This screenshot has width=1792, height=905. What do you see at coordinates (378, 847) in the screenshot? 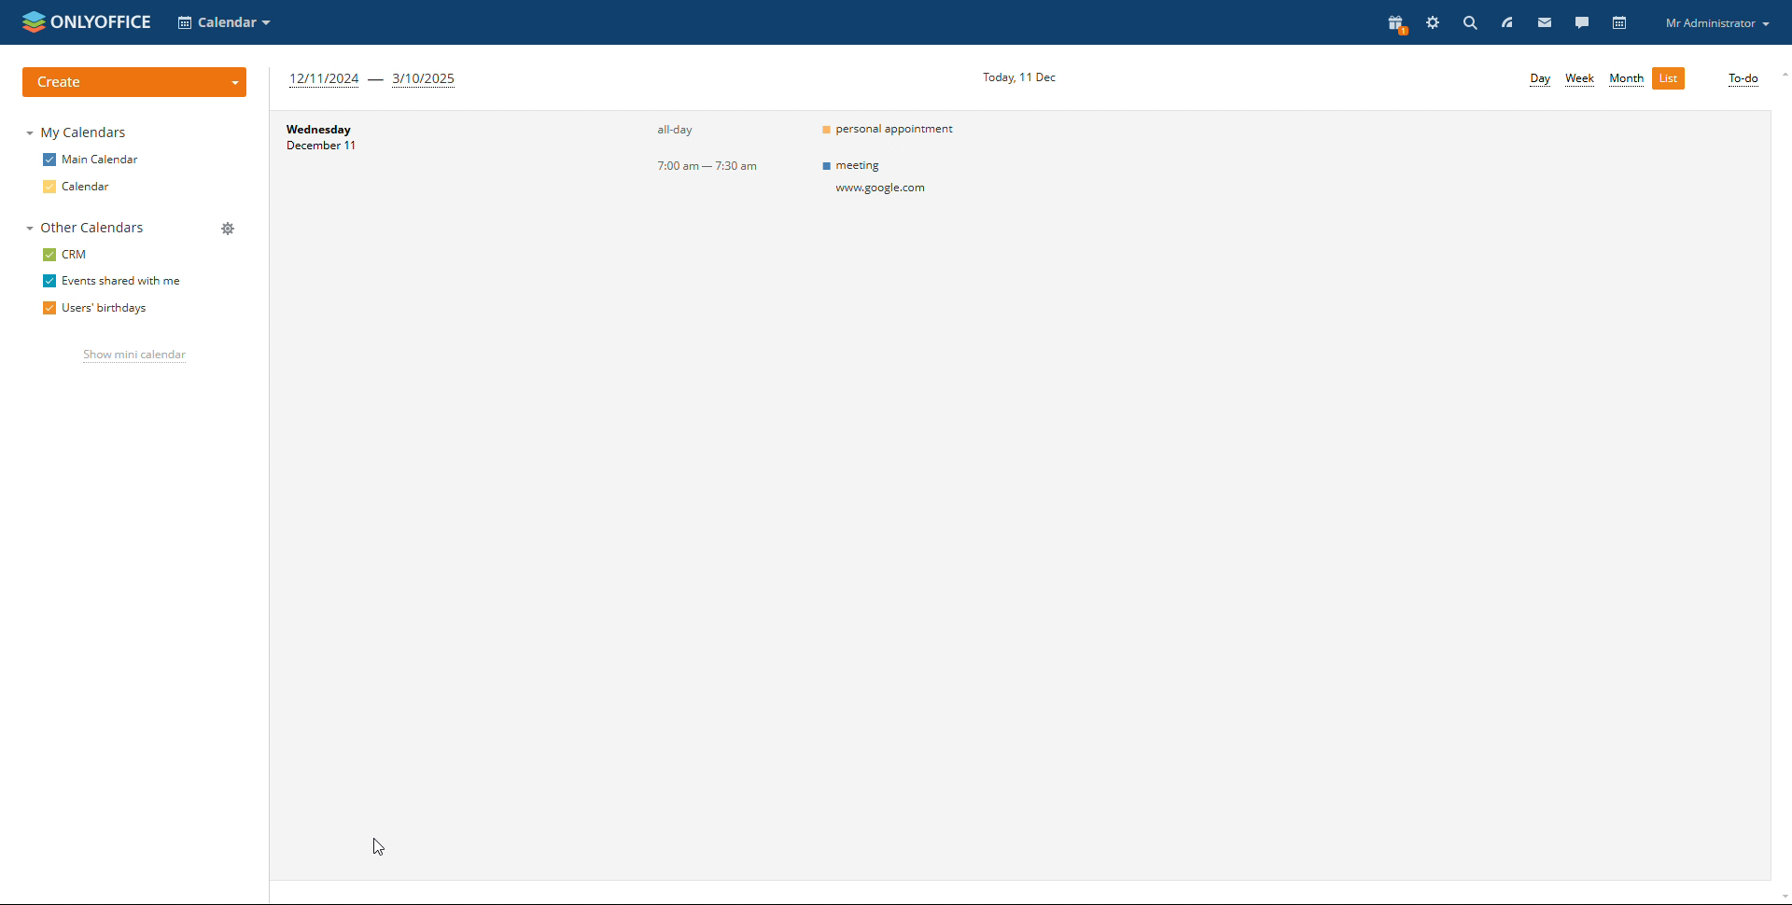
I see `cursor` at bounding box center [378, 847].